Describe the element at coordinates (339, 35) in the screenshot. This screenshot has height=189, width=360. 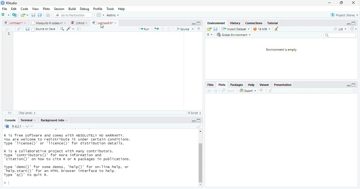
I see `search` at that location.